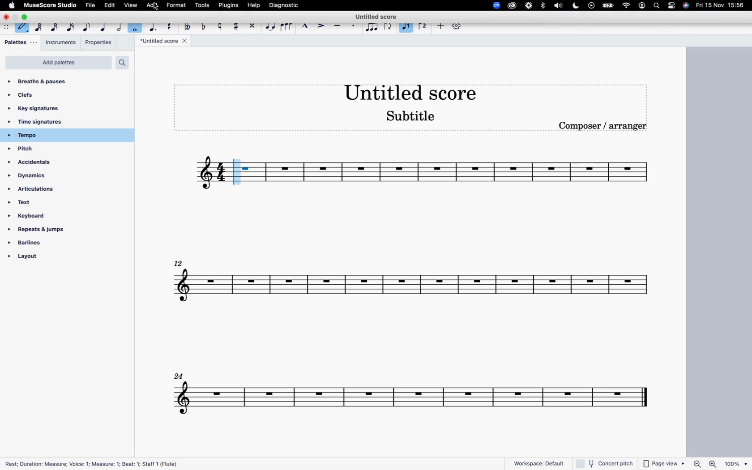  I want to click on add palettes, so click(57, 63).